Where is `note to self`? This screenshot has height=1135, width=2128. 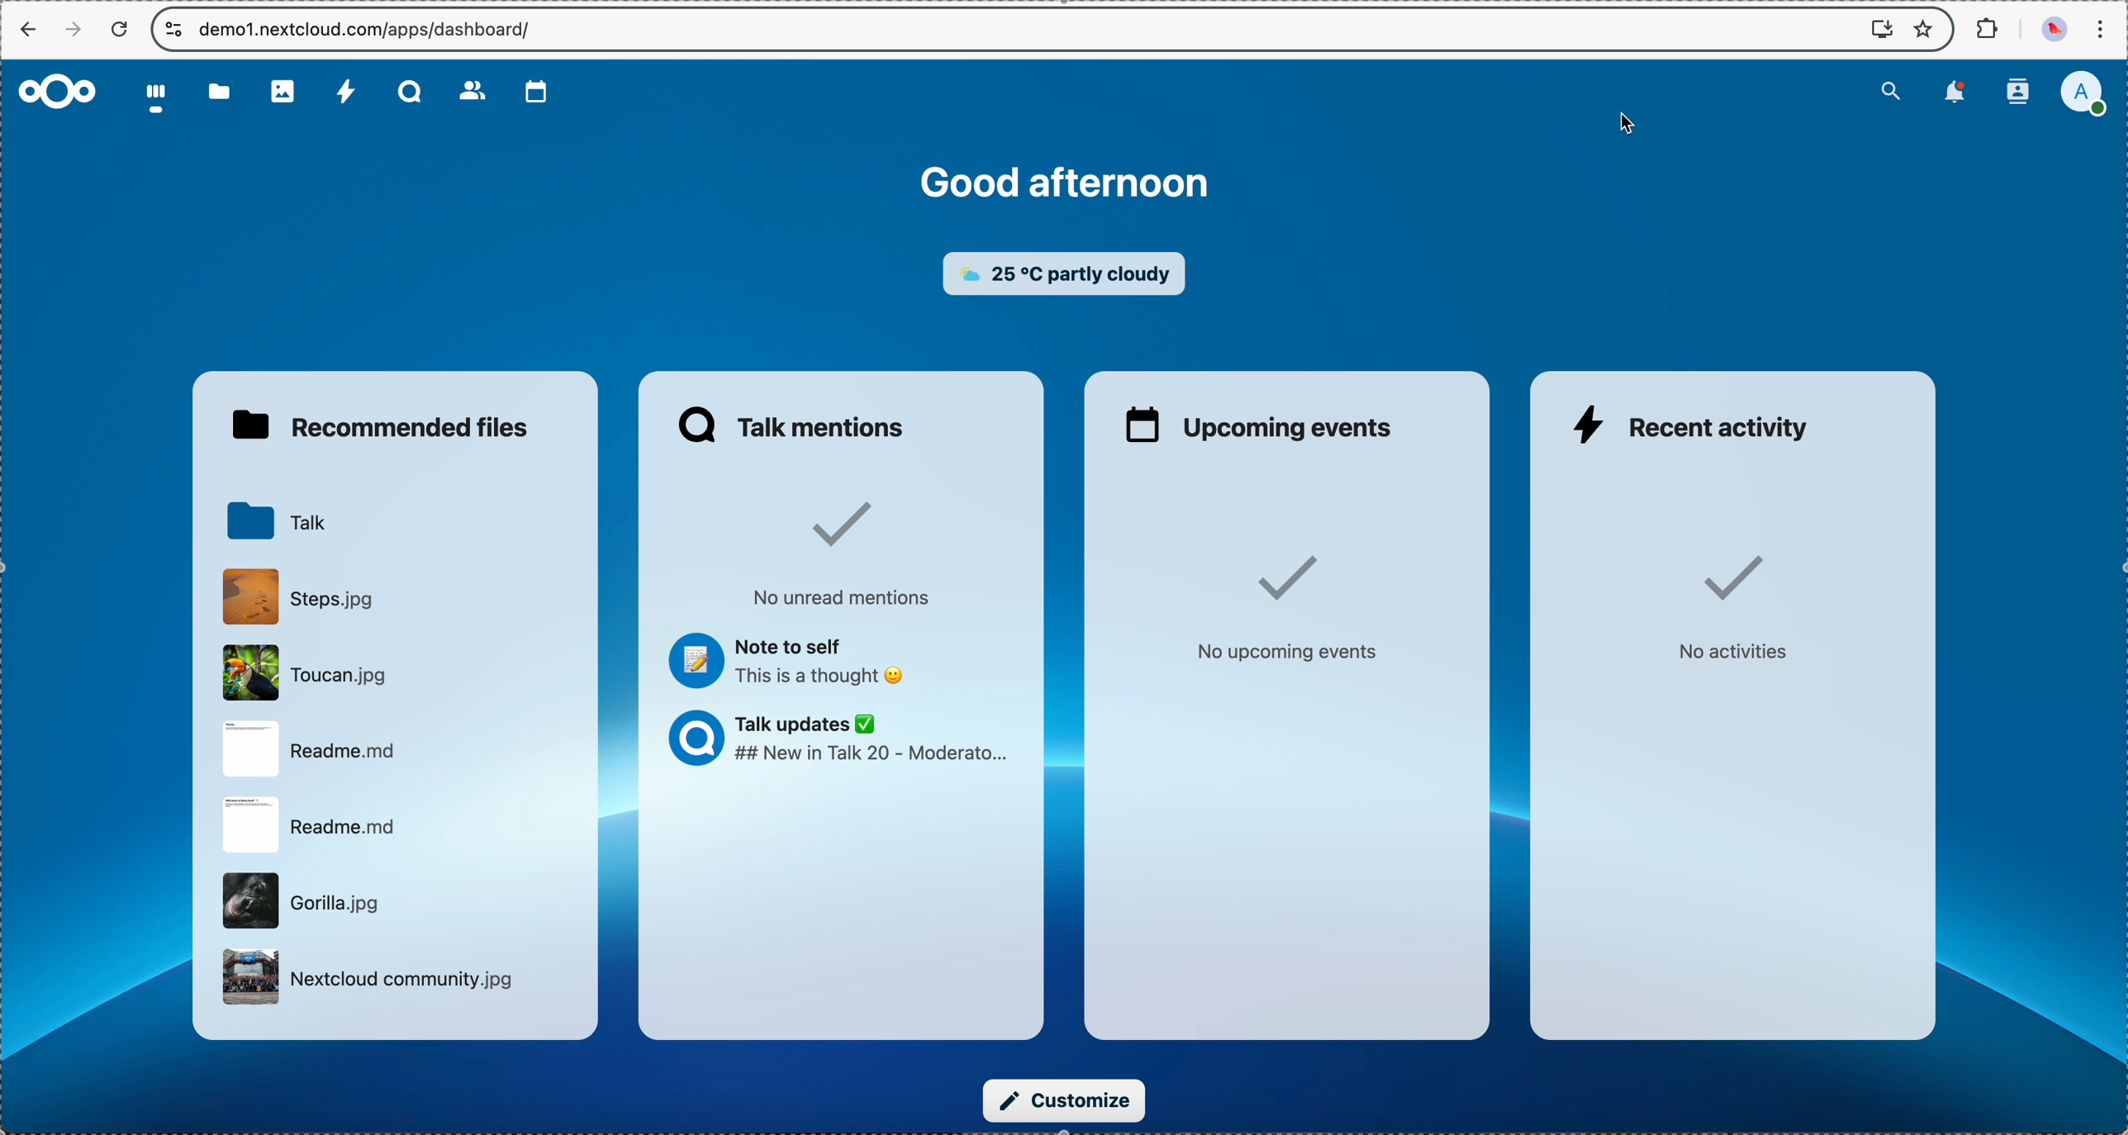
note to self is located at coordinates (796, 660).